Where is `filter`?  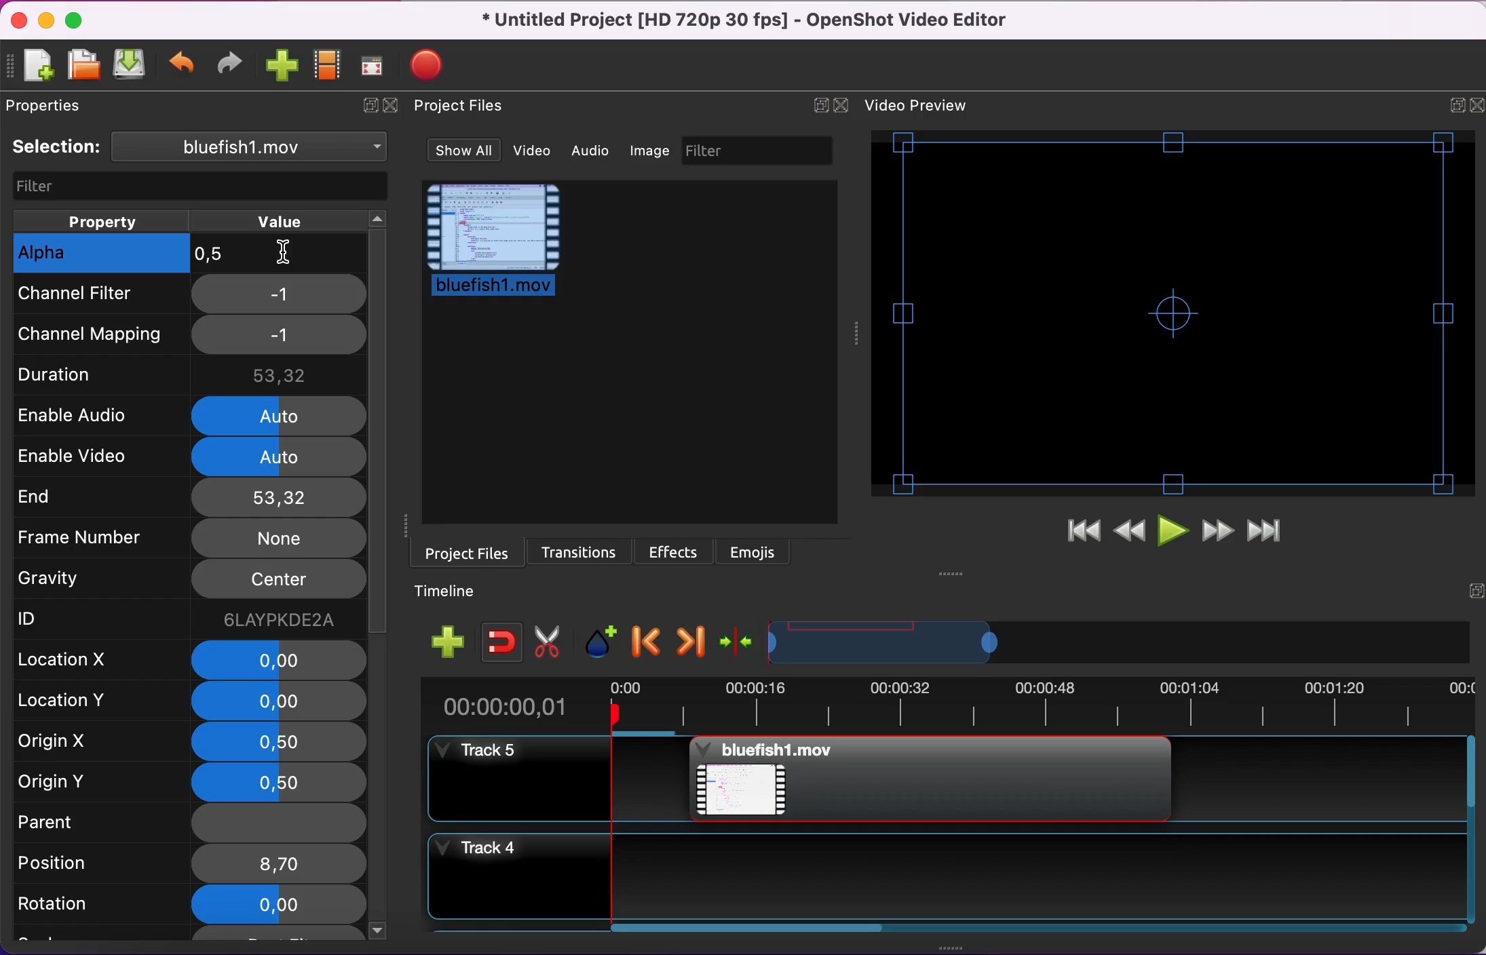 filter is located at coordinates (197, 186).